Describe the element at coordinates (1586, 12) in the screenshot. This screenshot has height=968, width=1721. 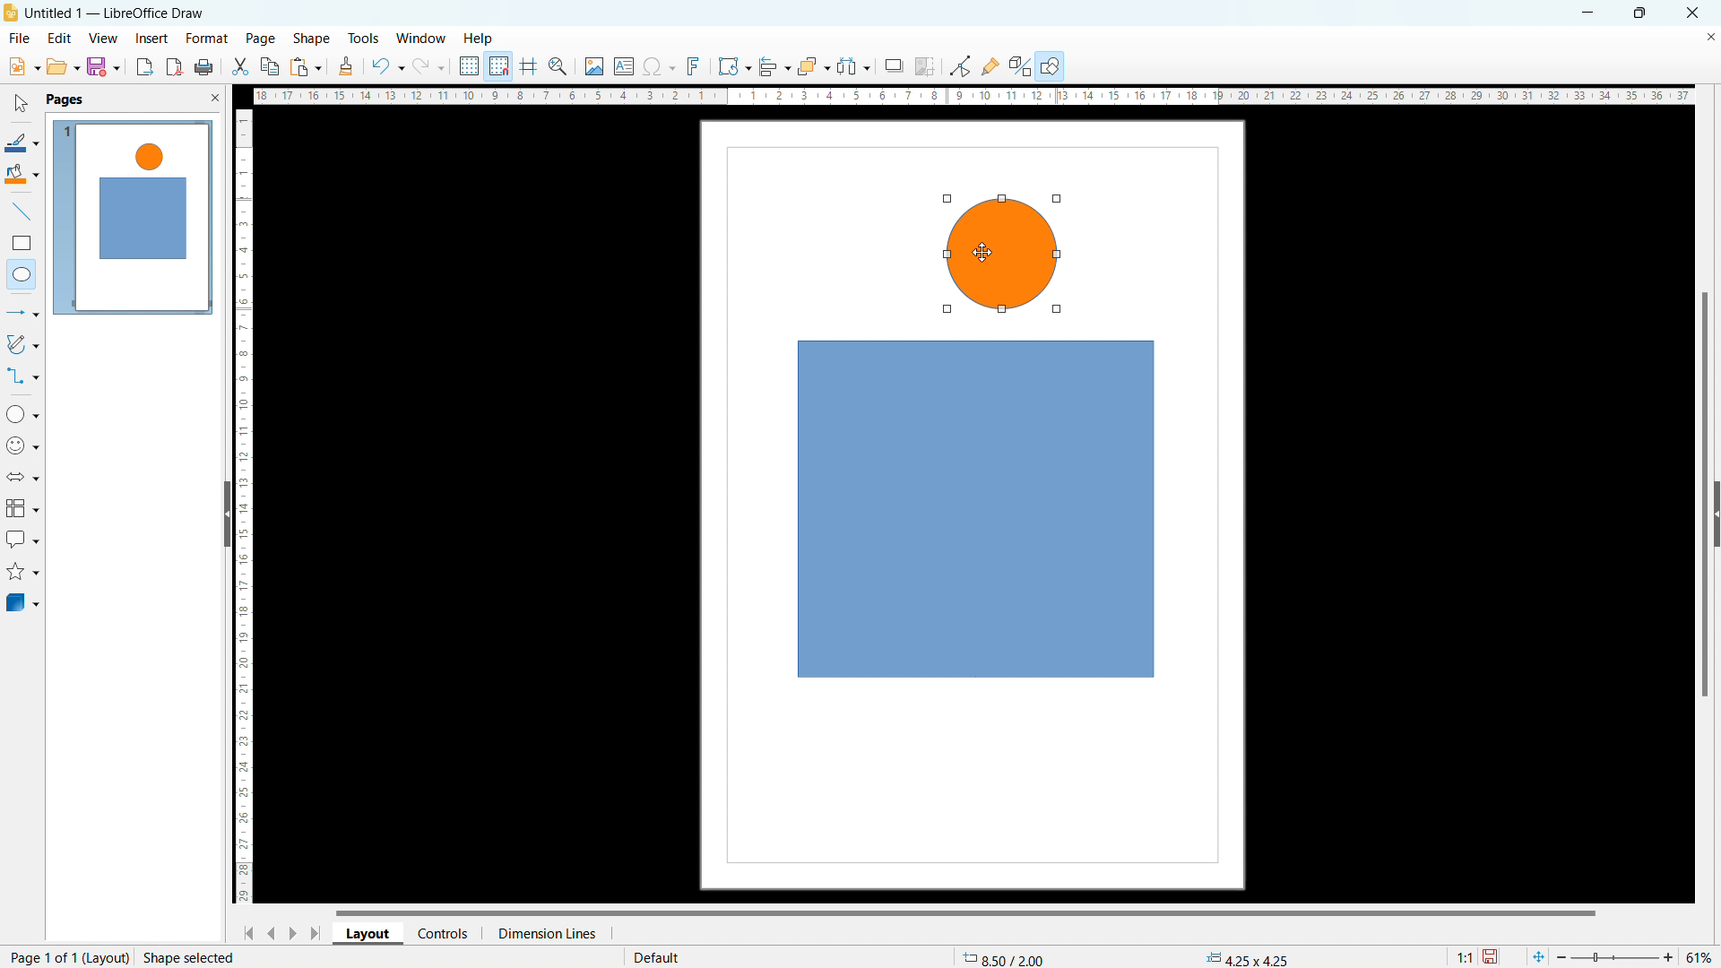
I see `minimize` at that location.